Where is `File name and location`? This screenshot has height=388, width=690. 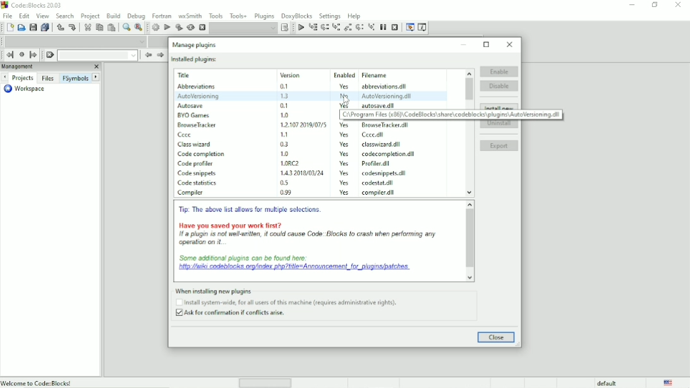
File name and location is located at coordinates (452, 115).